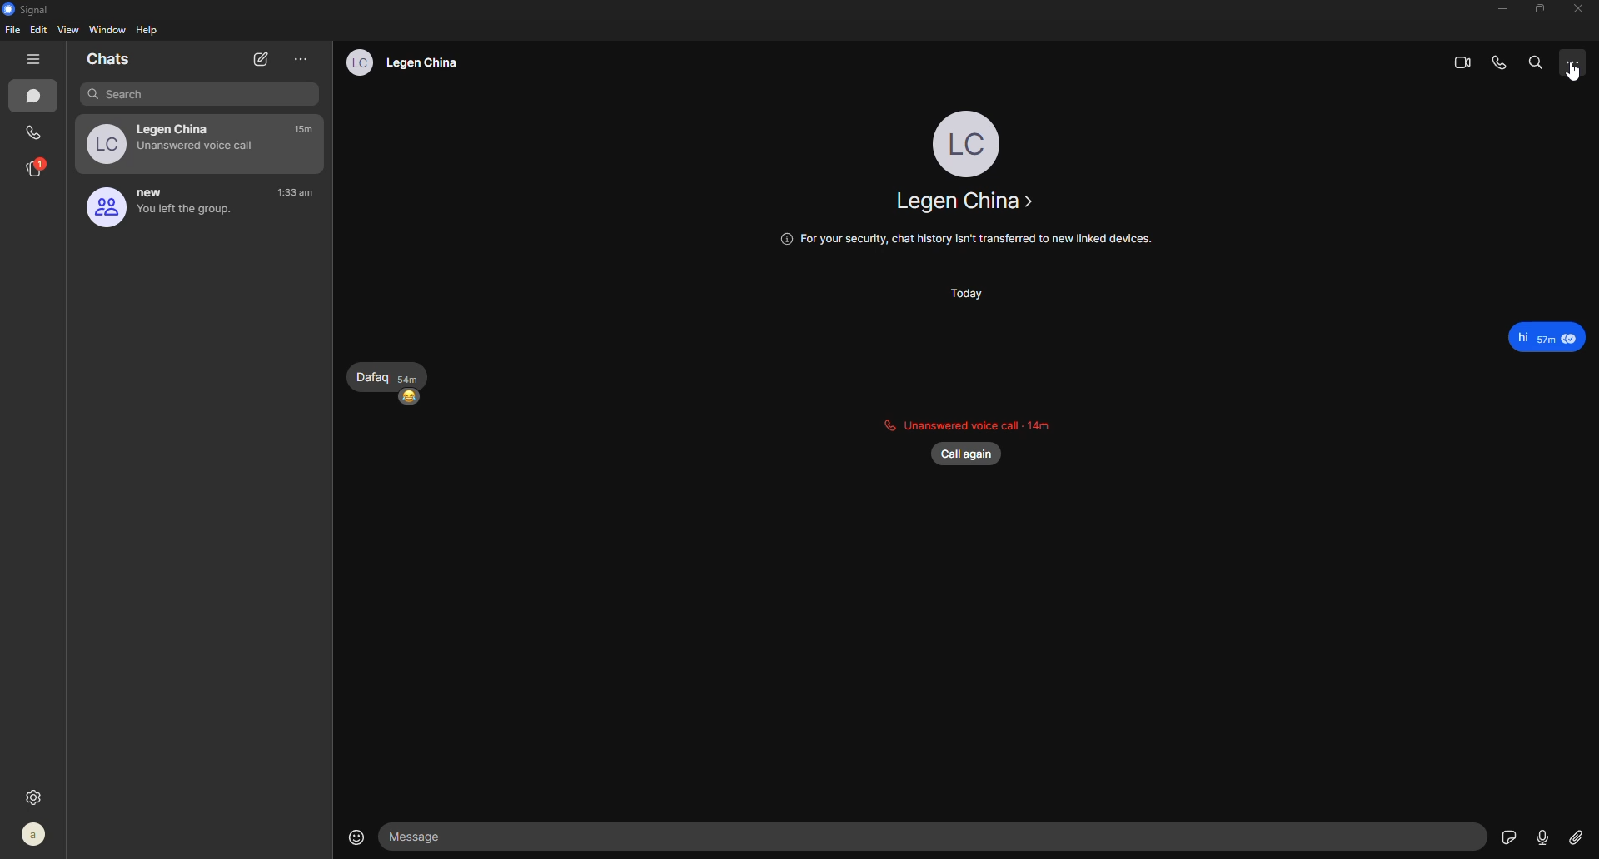 The image size is (1599, 859). What do you see at coordinates (70, 30) in the screenshot?
I see `view` at bounding box center [70, 30].